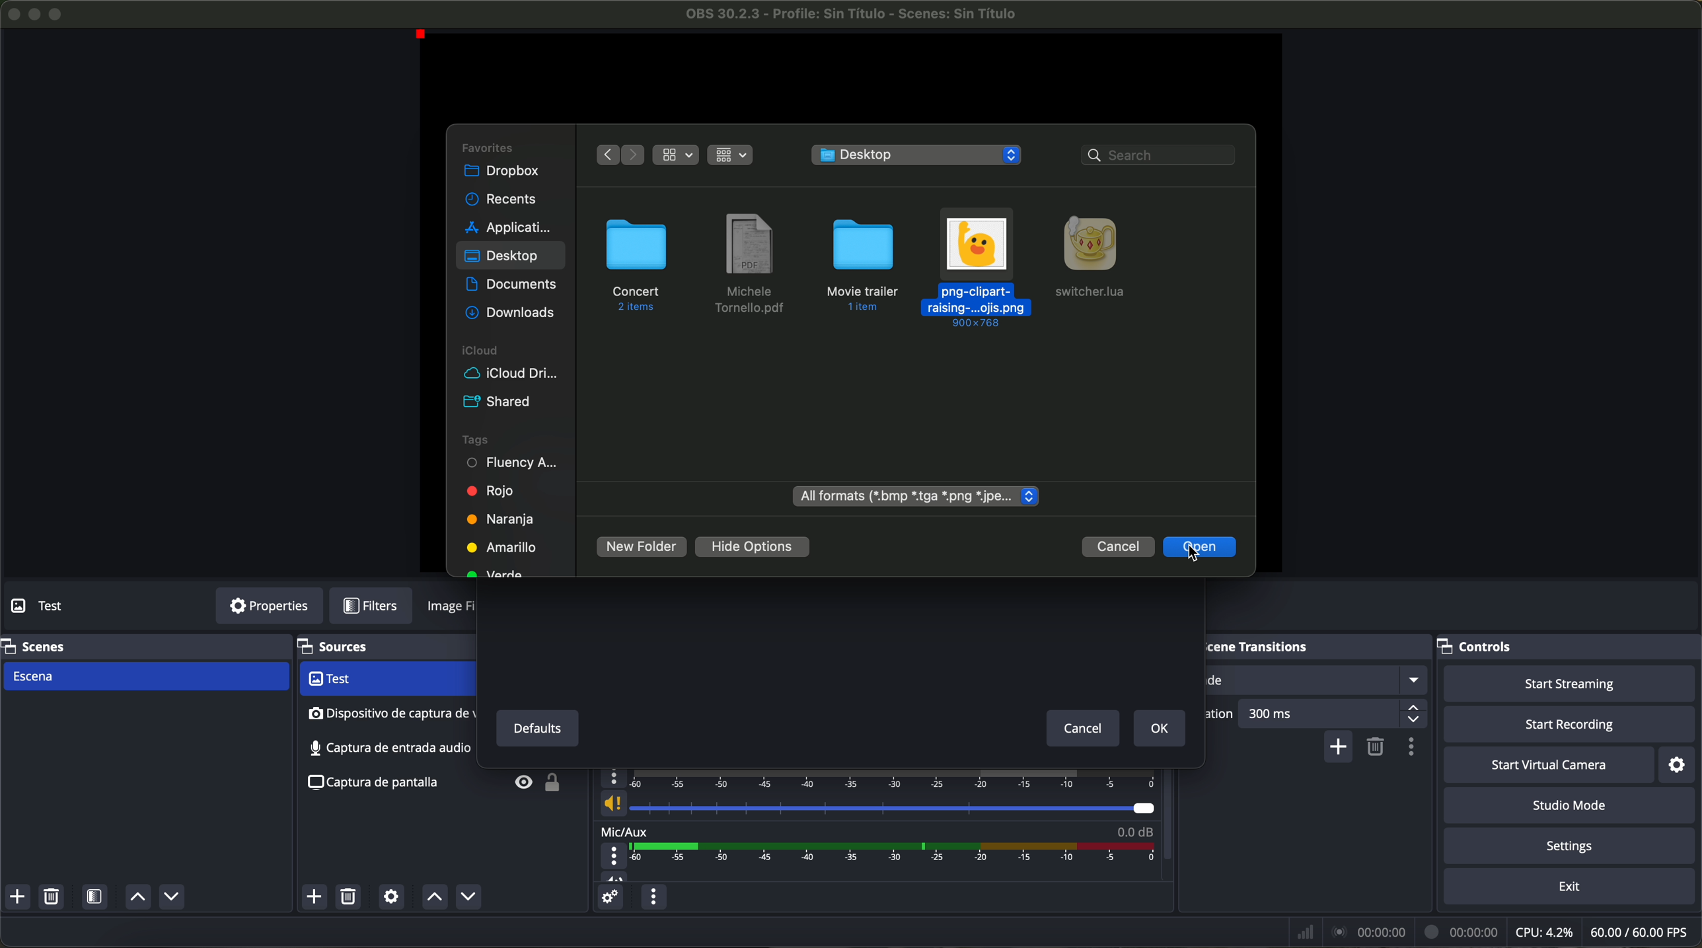  Describe the element at coordinates (488, 492) in the screenshot. I see `red` at that location.